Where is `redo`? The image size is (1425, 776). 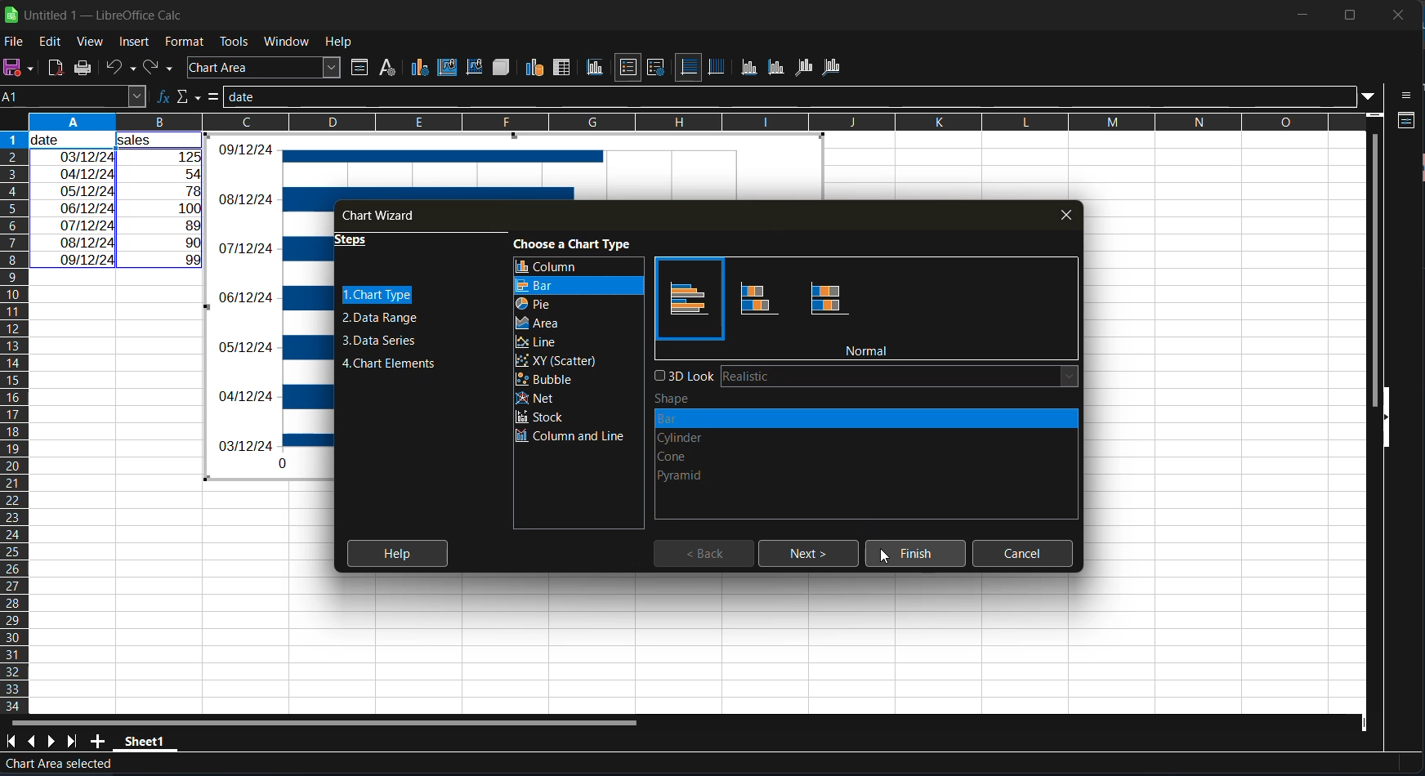
redo is located at coordinates (159, 65).